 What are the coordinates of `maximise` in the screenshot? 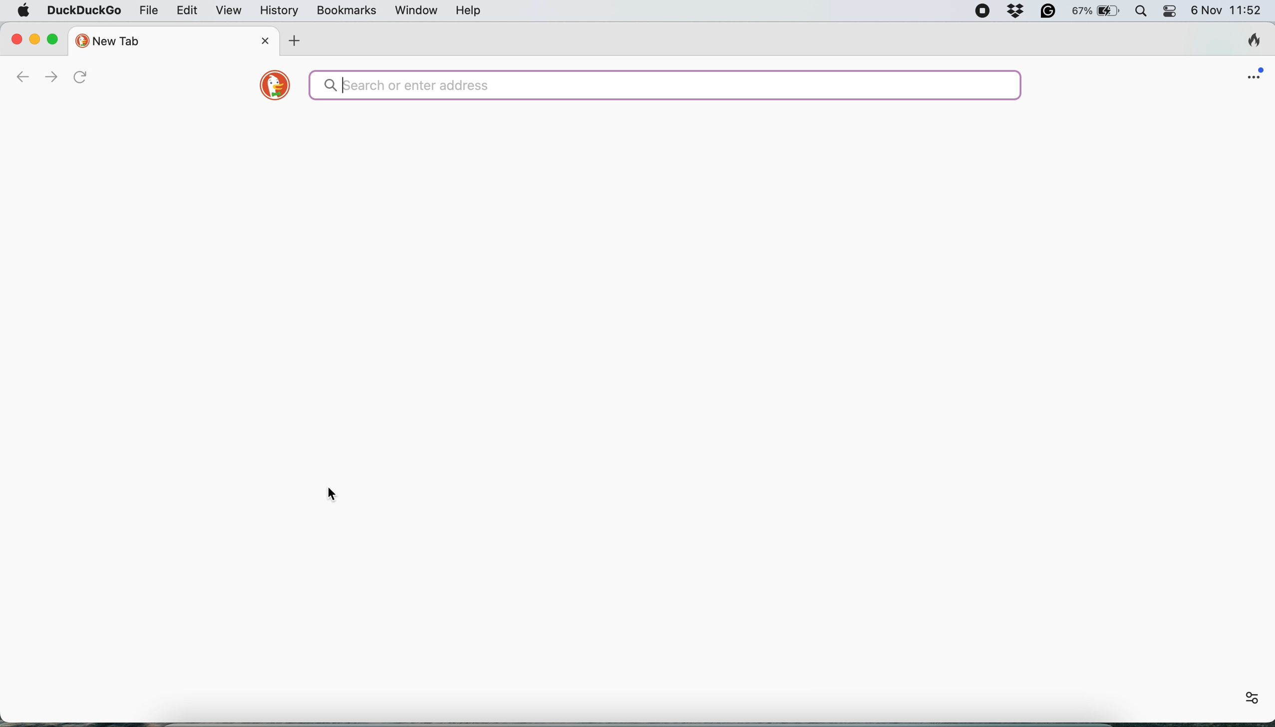 It's located at (56, 40).